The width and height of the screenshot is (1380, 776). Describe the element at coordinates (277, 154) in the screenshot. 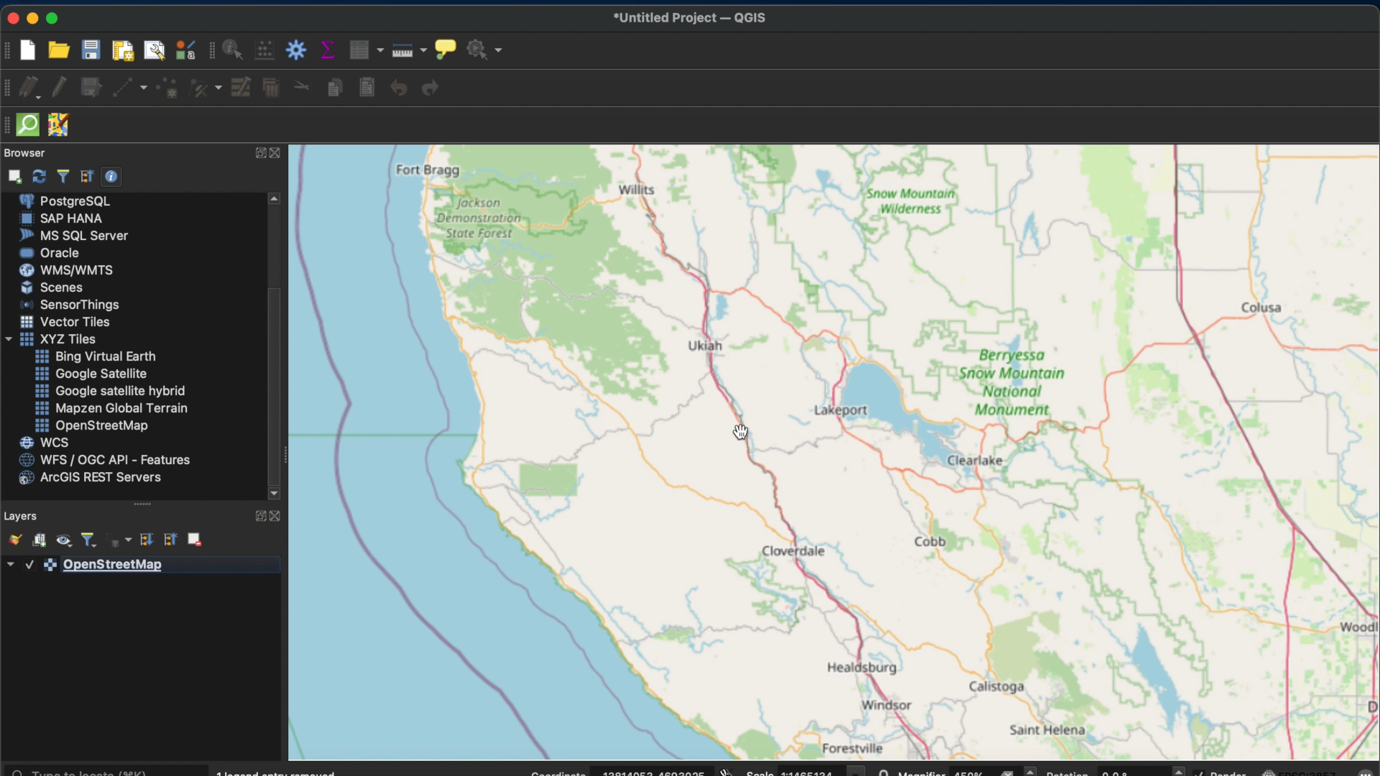

I see `CONTRACT` at that location.